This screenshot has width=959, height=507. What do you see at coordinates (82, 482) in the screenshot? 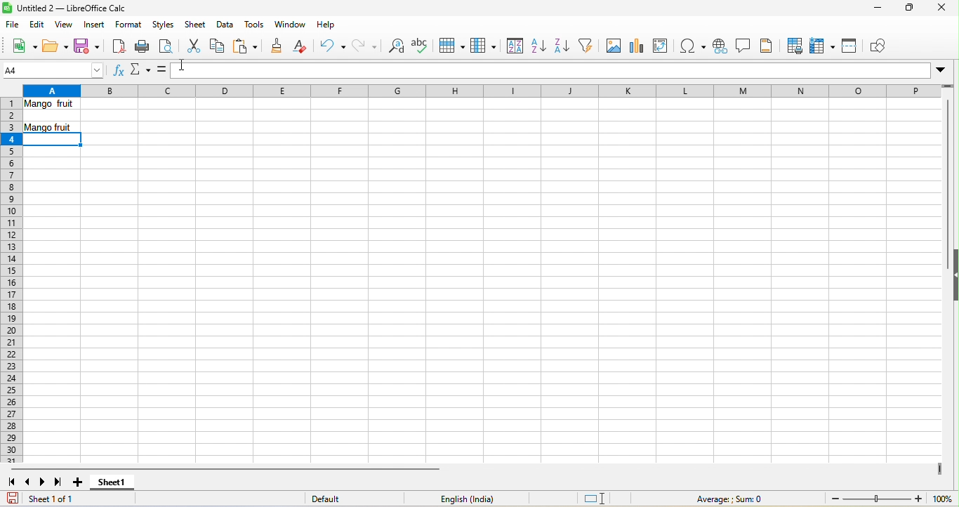
I see `add sheet` at bounding box center [82, 482].